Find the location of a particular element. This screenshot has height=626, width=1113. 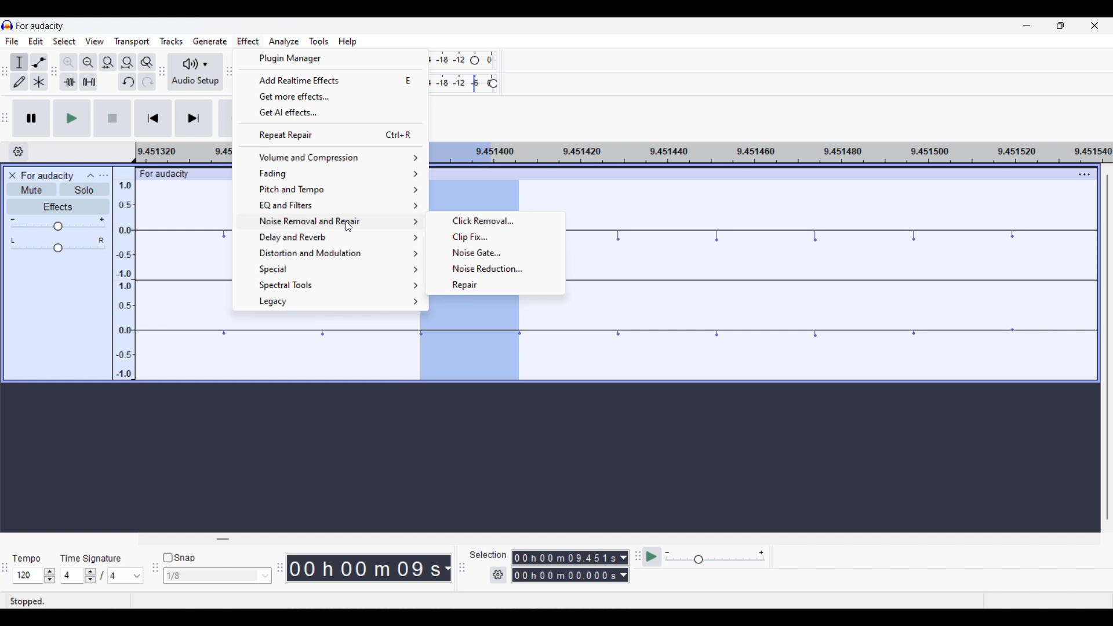

Skip/Select to end is located at coordinates (194, 118).